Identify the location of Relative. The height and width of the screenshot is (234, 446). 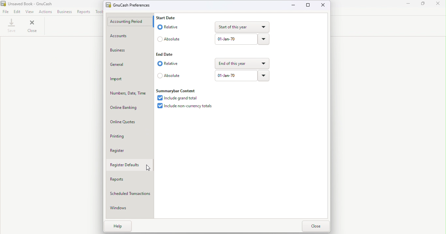
(168, 64).